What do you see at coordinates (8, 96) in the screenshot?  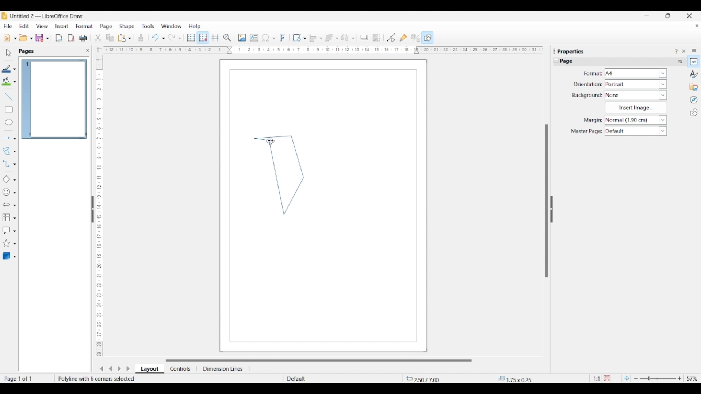 I see `Insert line` at bounding box center [8, 96].